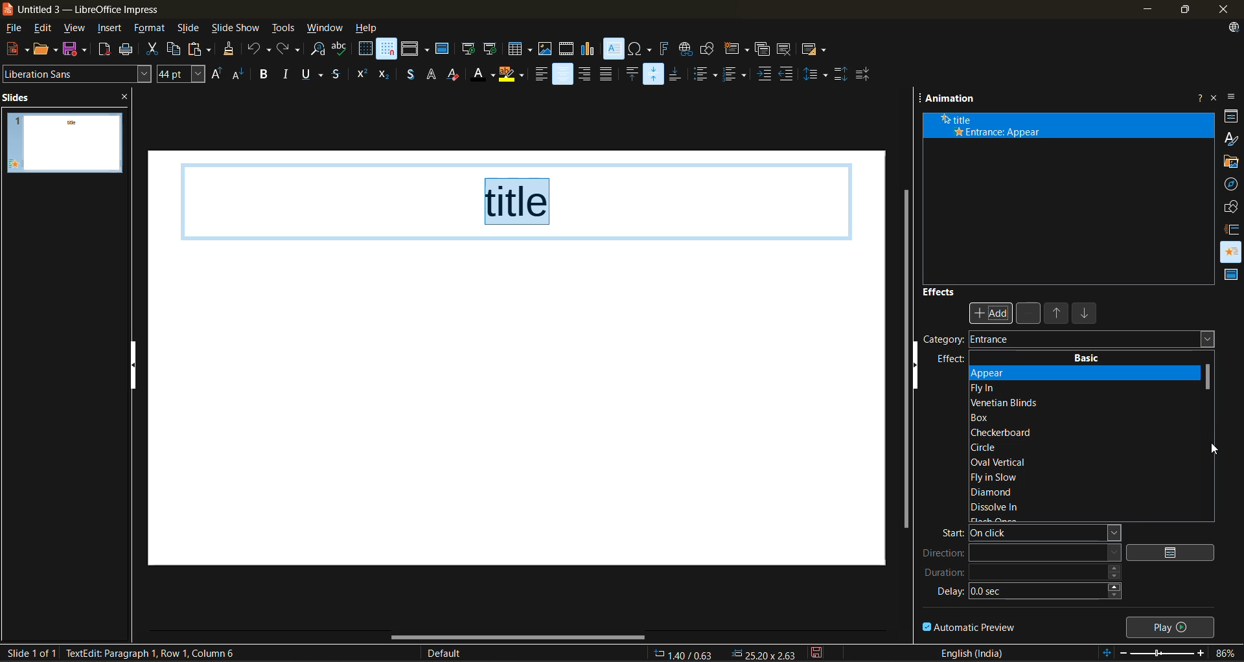 This screenshot has width=1244, height=662. What do you see at coordinates (452, 654) in the screenshot?
I see `slide master name` at bounding box center [452, 654].